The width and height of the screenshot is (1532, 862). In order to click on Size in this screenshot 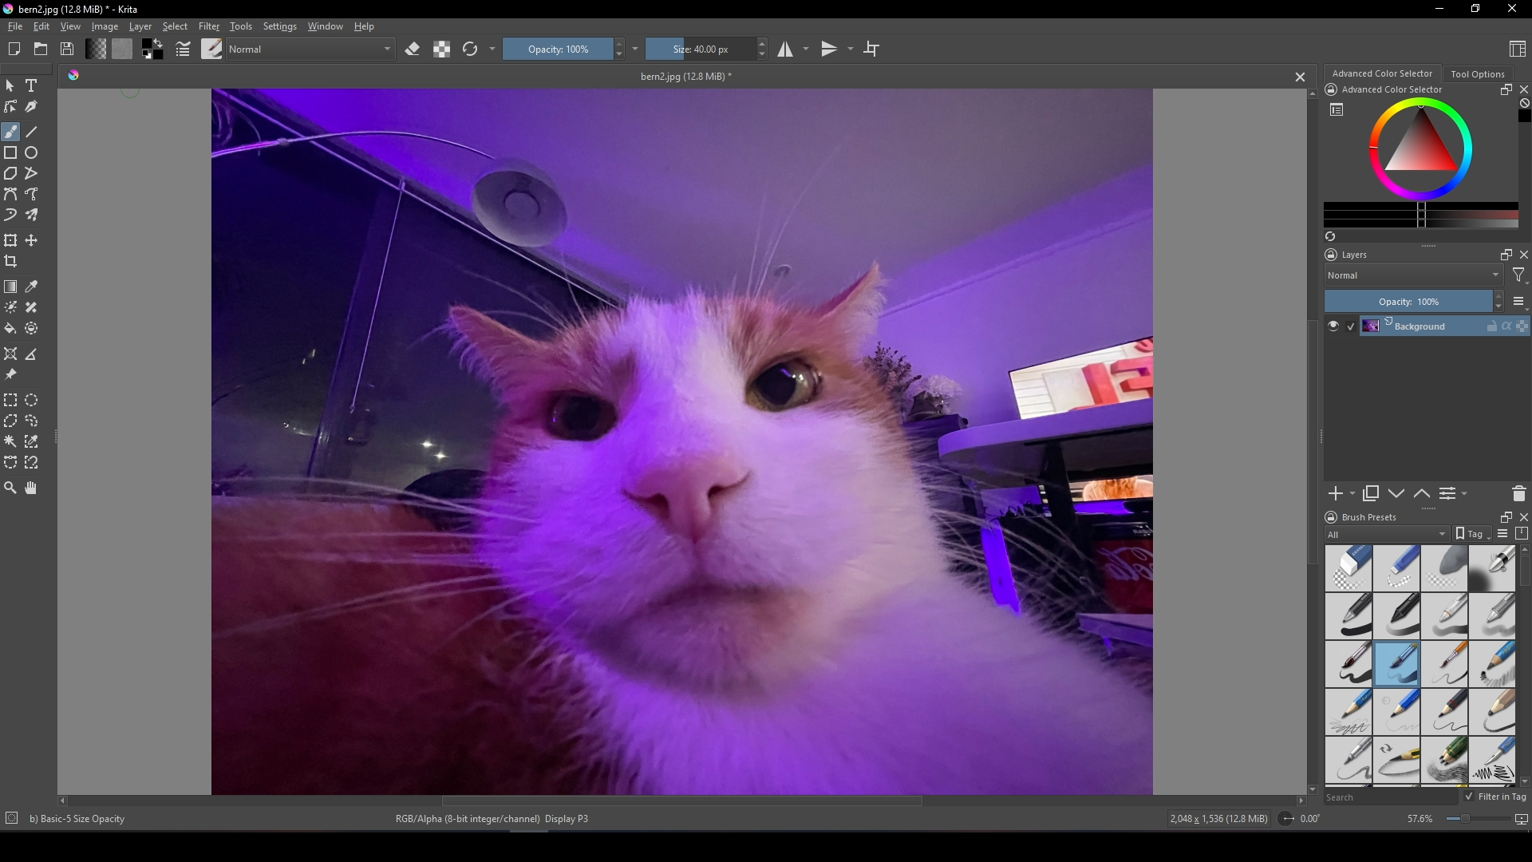, I will do `click(709, 49)`.